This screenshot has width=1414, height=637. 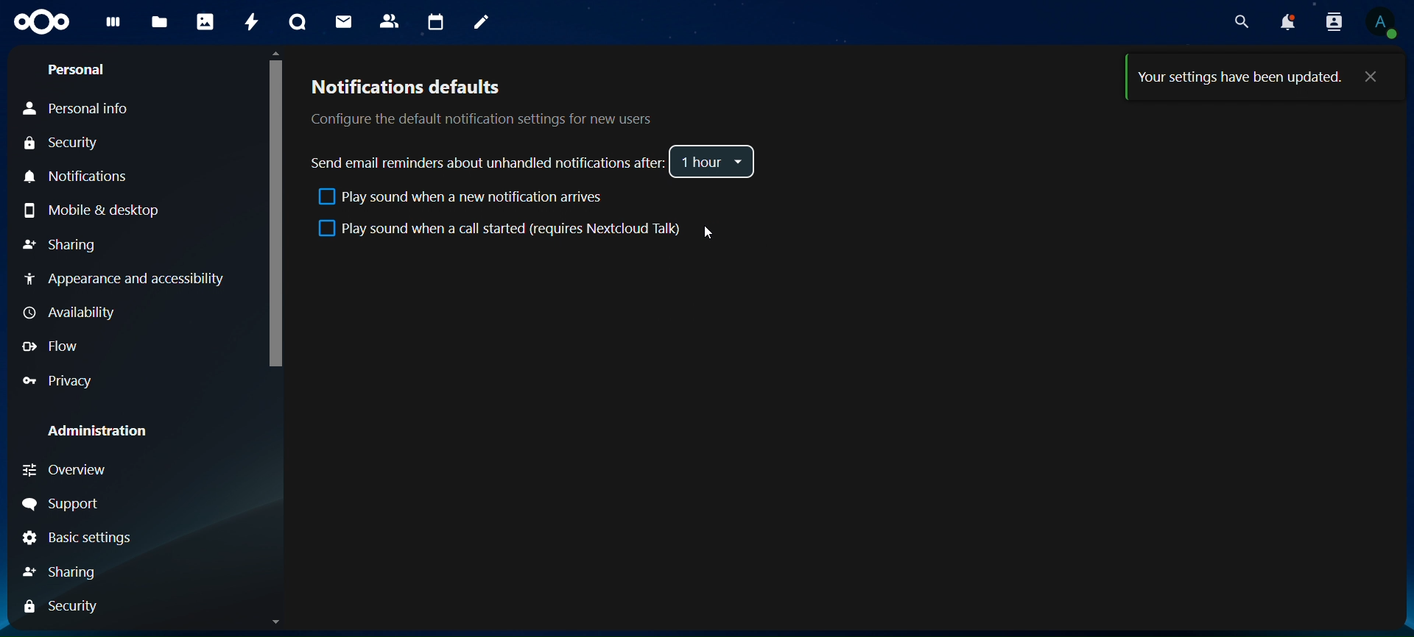 I want to click on close, so click(x=1374, y=77).